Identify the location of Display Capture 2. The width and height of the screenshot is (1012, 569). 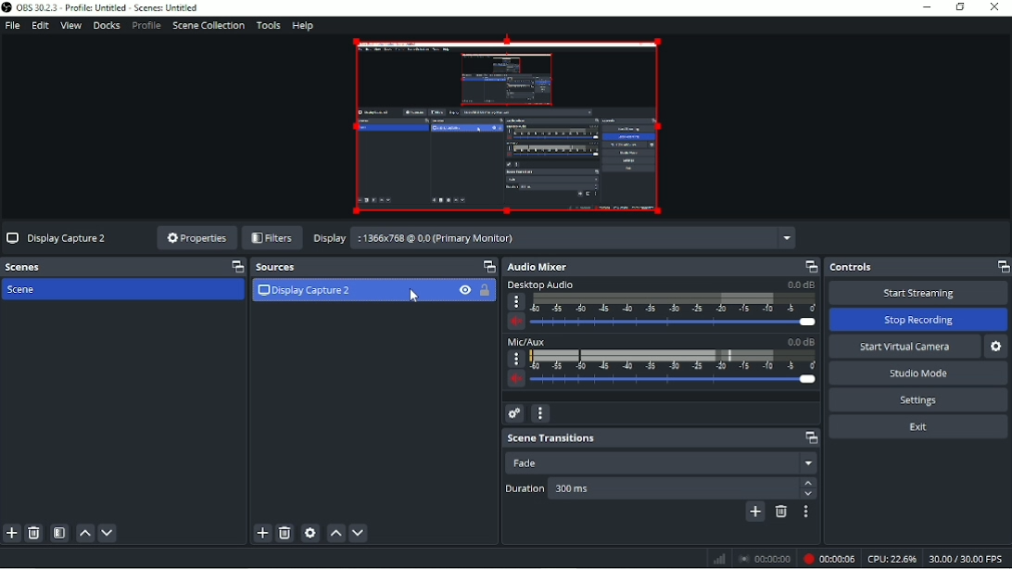
(305, 292).